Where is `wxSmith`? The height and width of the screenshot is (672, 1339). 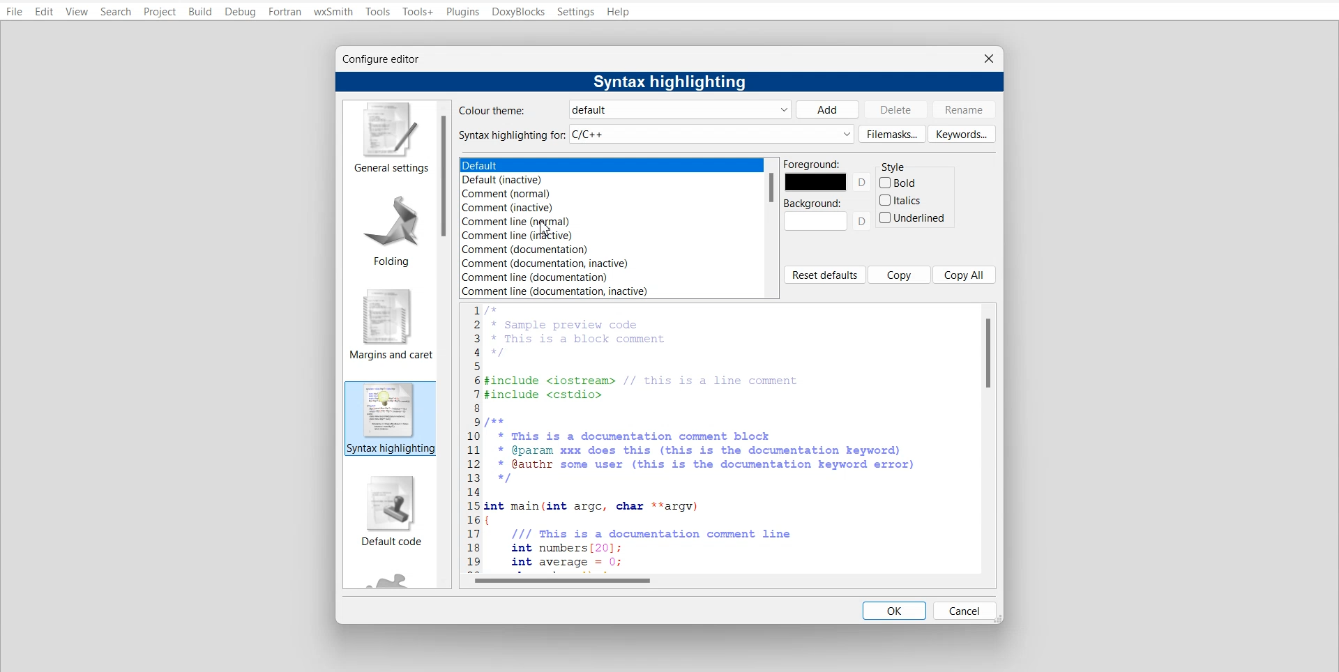
wxSmith is located at coordinates (333, 11).